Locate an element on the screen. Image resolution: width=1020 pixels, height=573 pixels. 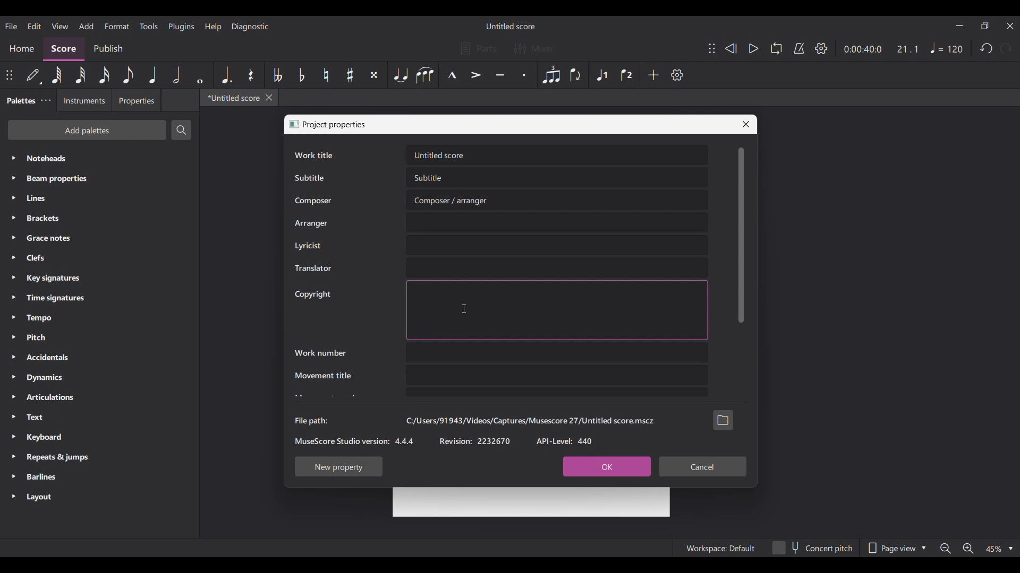
Composer is located at coordinates (313, 201).